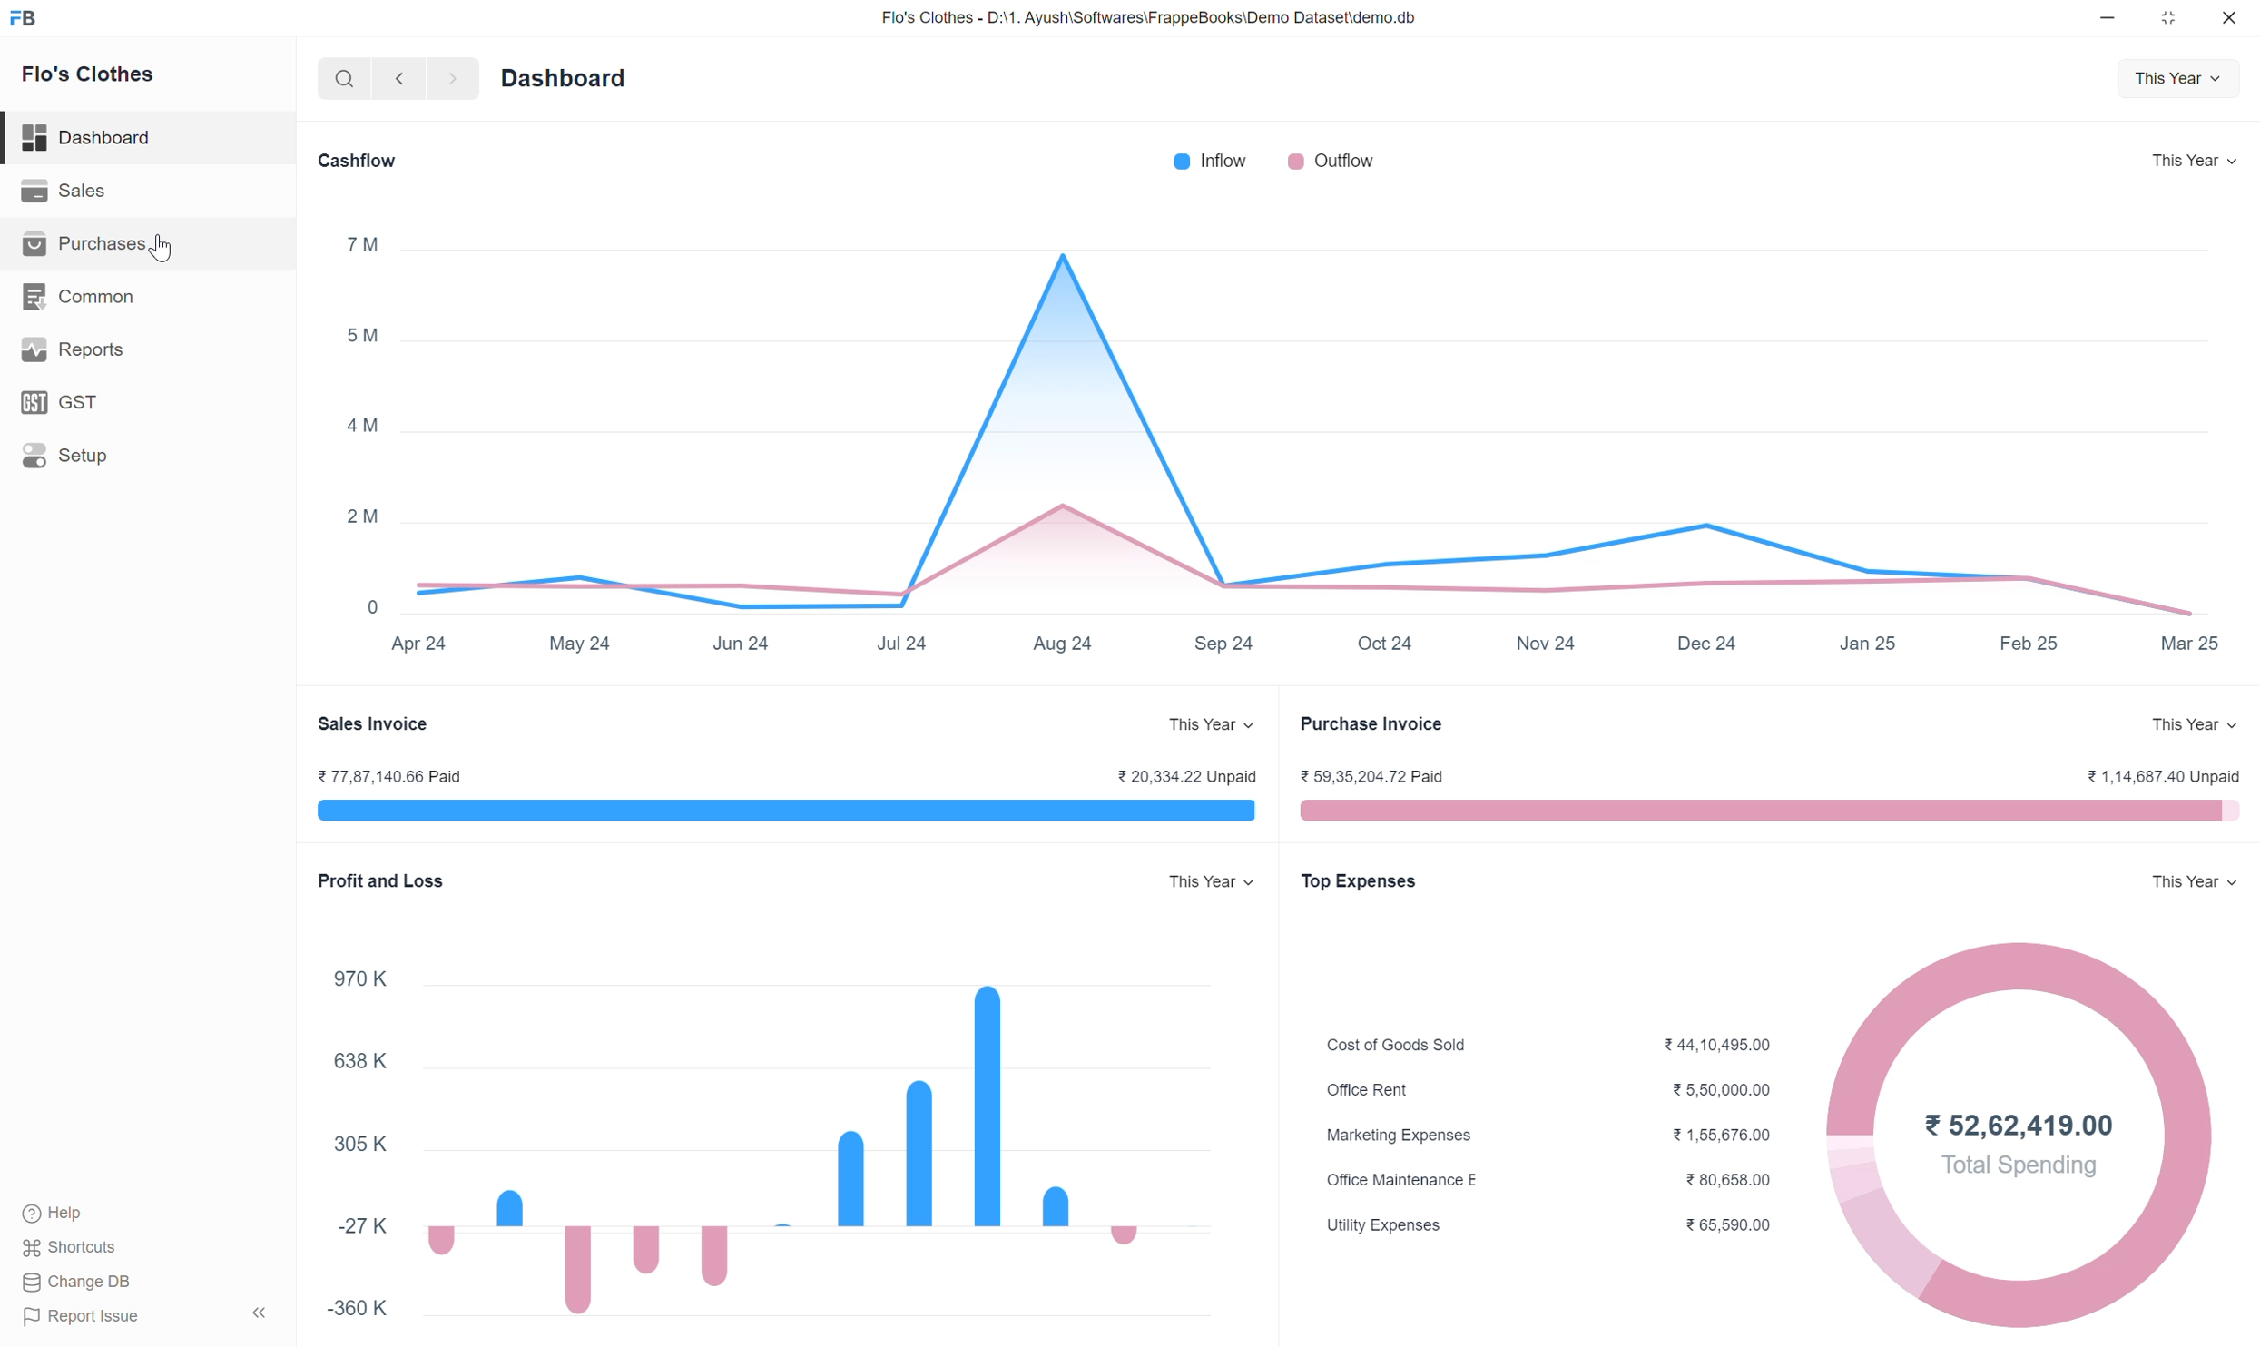 The image size is (2260, 1347). I want to click on this year, so click(2194, 880).